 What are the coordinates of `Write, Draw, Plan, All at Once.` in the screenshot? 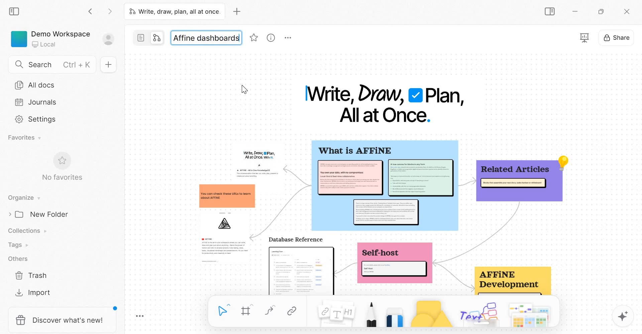 It's located at (386, 104).